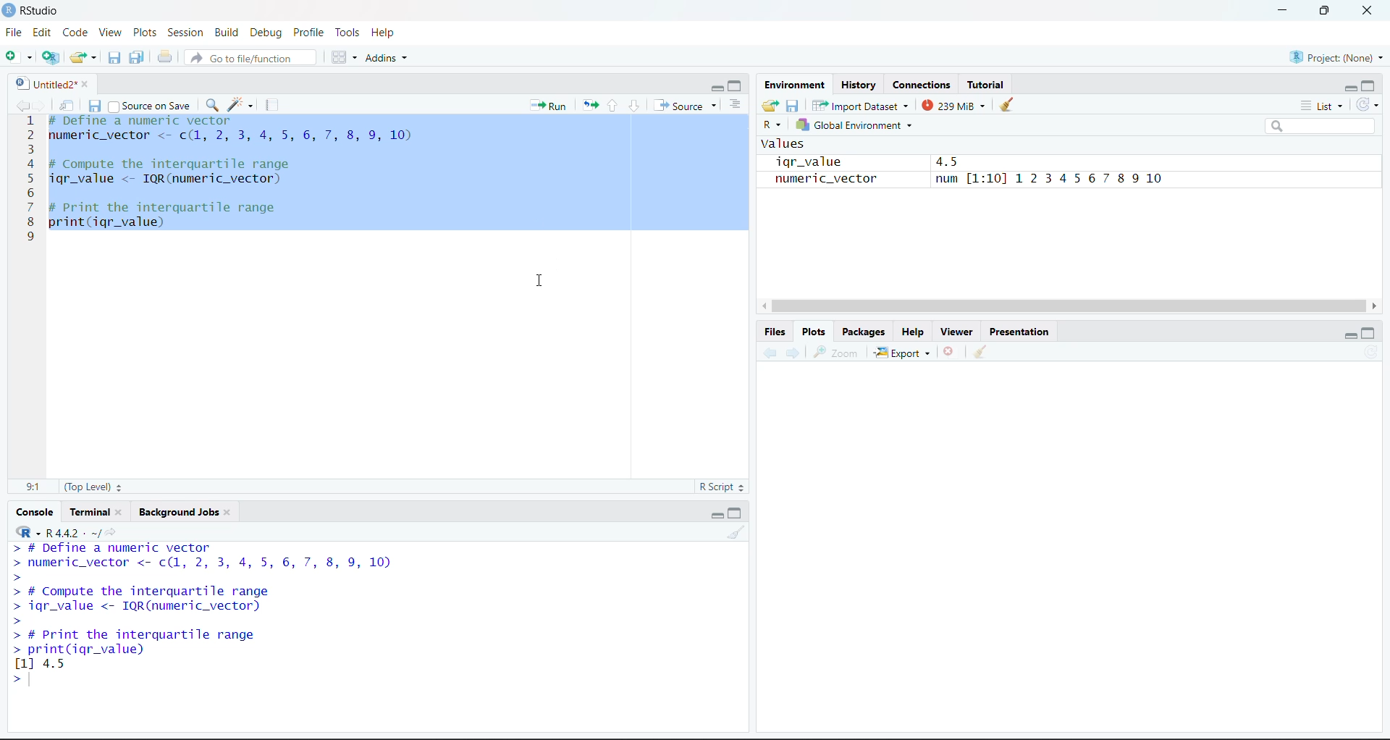 Image resolution: width=1390 pixels, height=740 pixels. Describe the element at coordinates (961, 172) in the screenshot. I see `values
igqr_value 4.5
numeric_vector num [1:10] 1234567 8910` at that location.